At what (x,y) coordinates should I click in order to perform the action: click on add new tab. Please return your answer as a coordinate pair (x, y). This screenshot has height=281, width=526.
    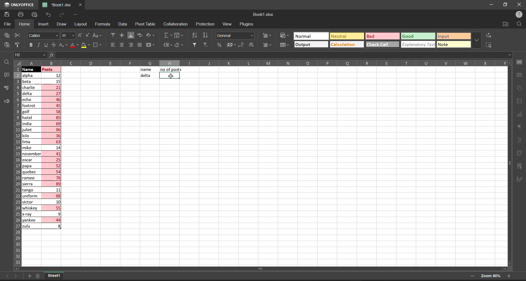
    Looking at the image, I should click on (30, 275).